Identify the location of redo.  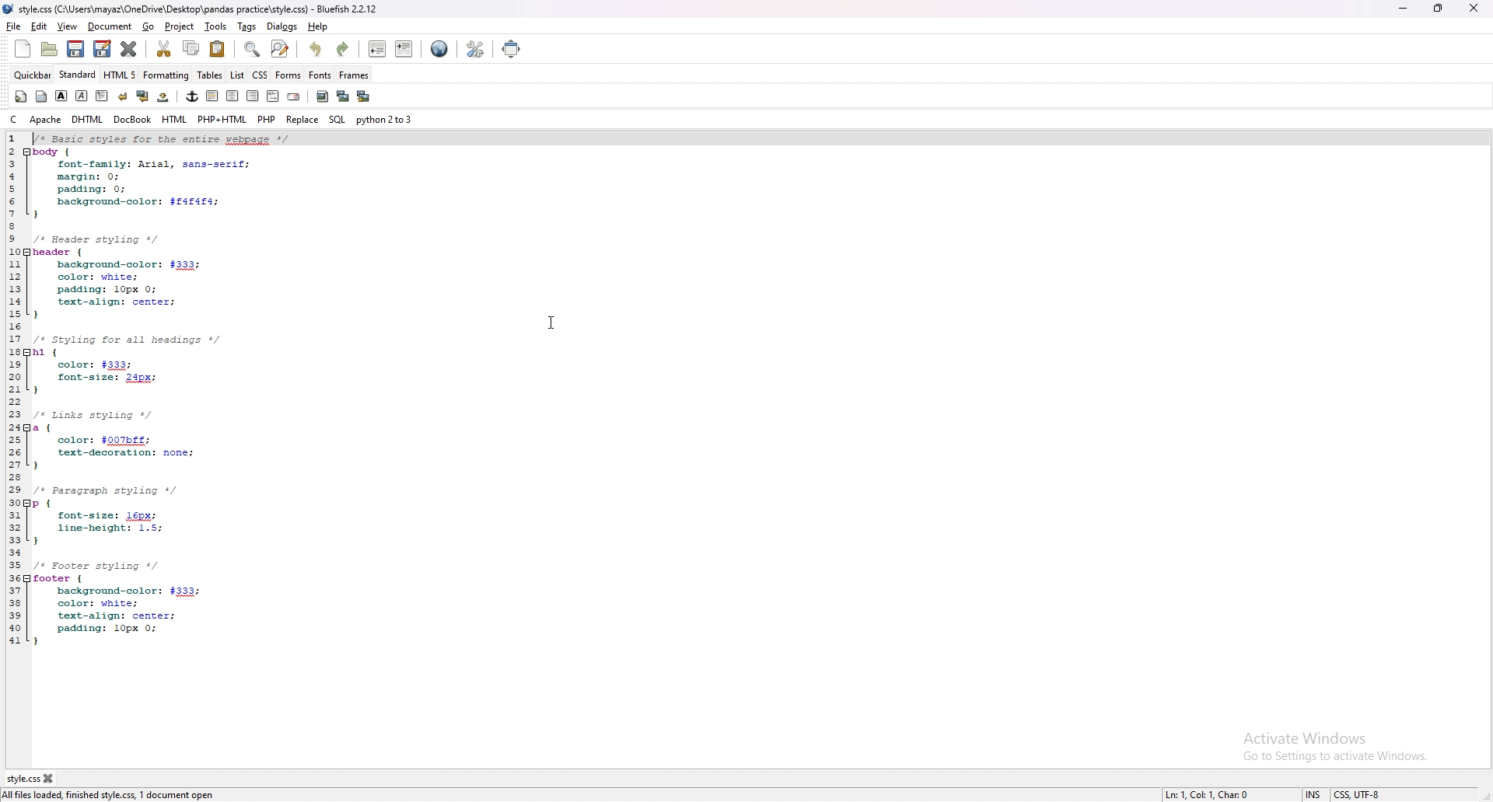
(346, 49).